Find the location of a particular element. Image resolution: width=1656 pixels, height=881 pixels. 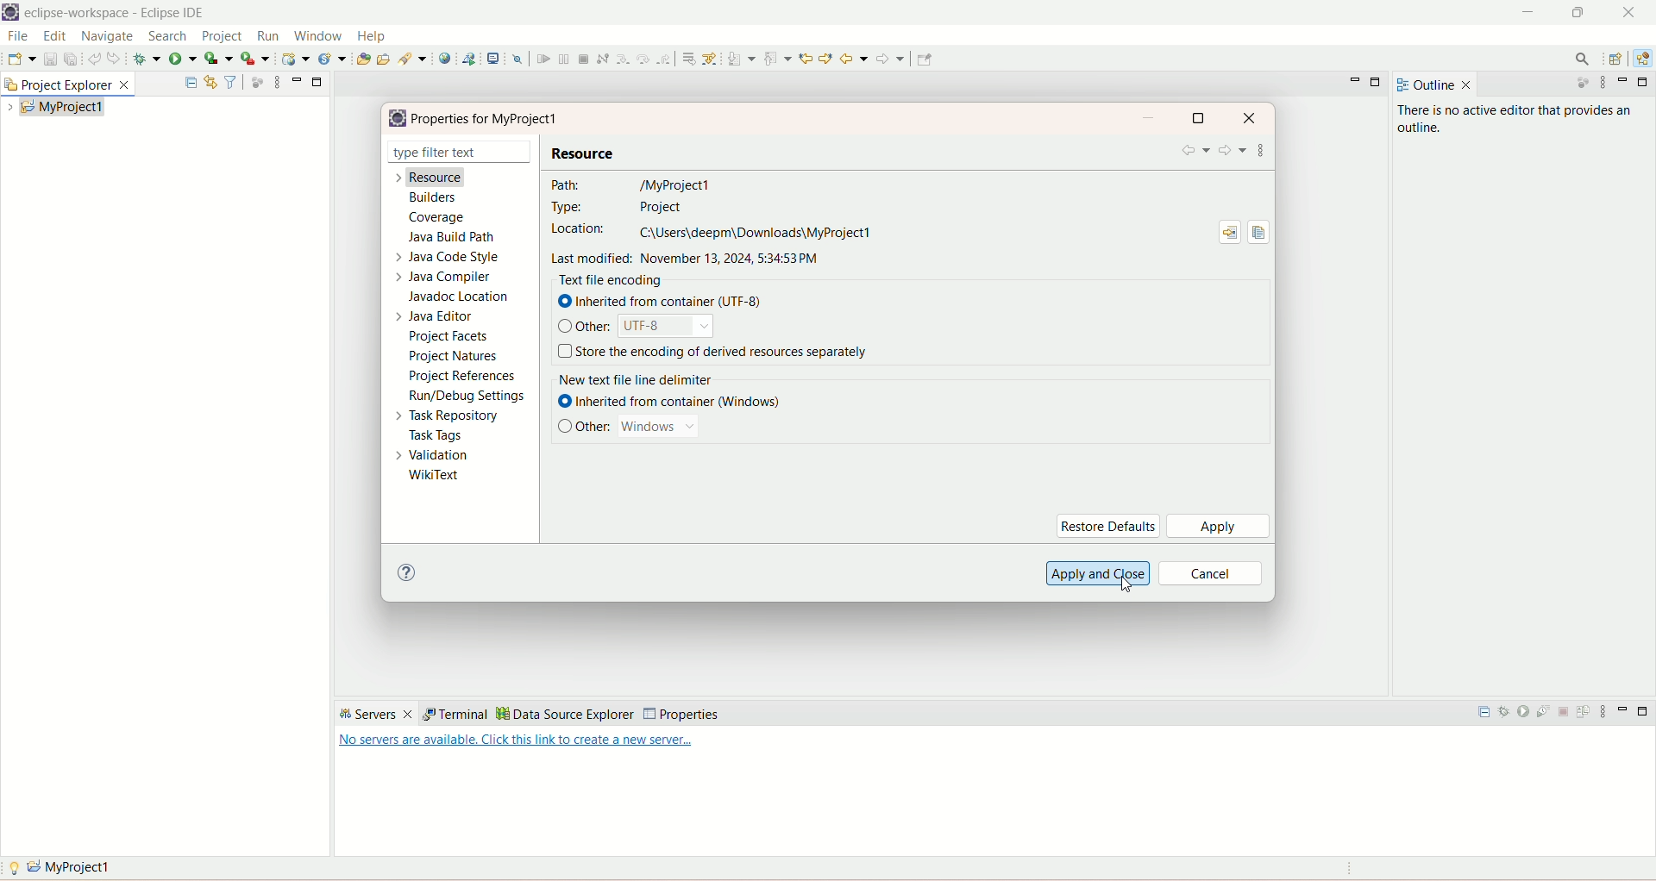

step over is located at coordinates (643, 59).